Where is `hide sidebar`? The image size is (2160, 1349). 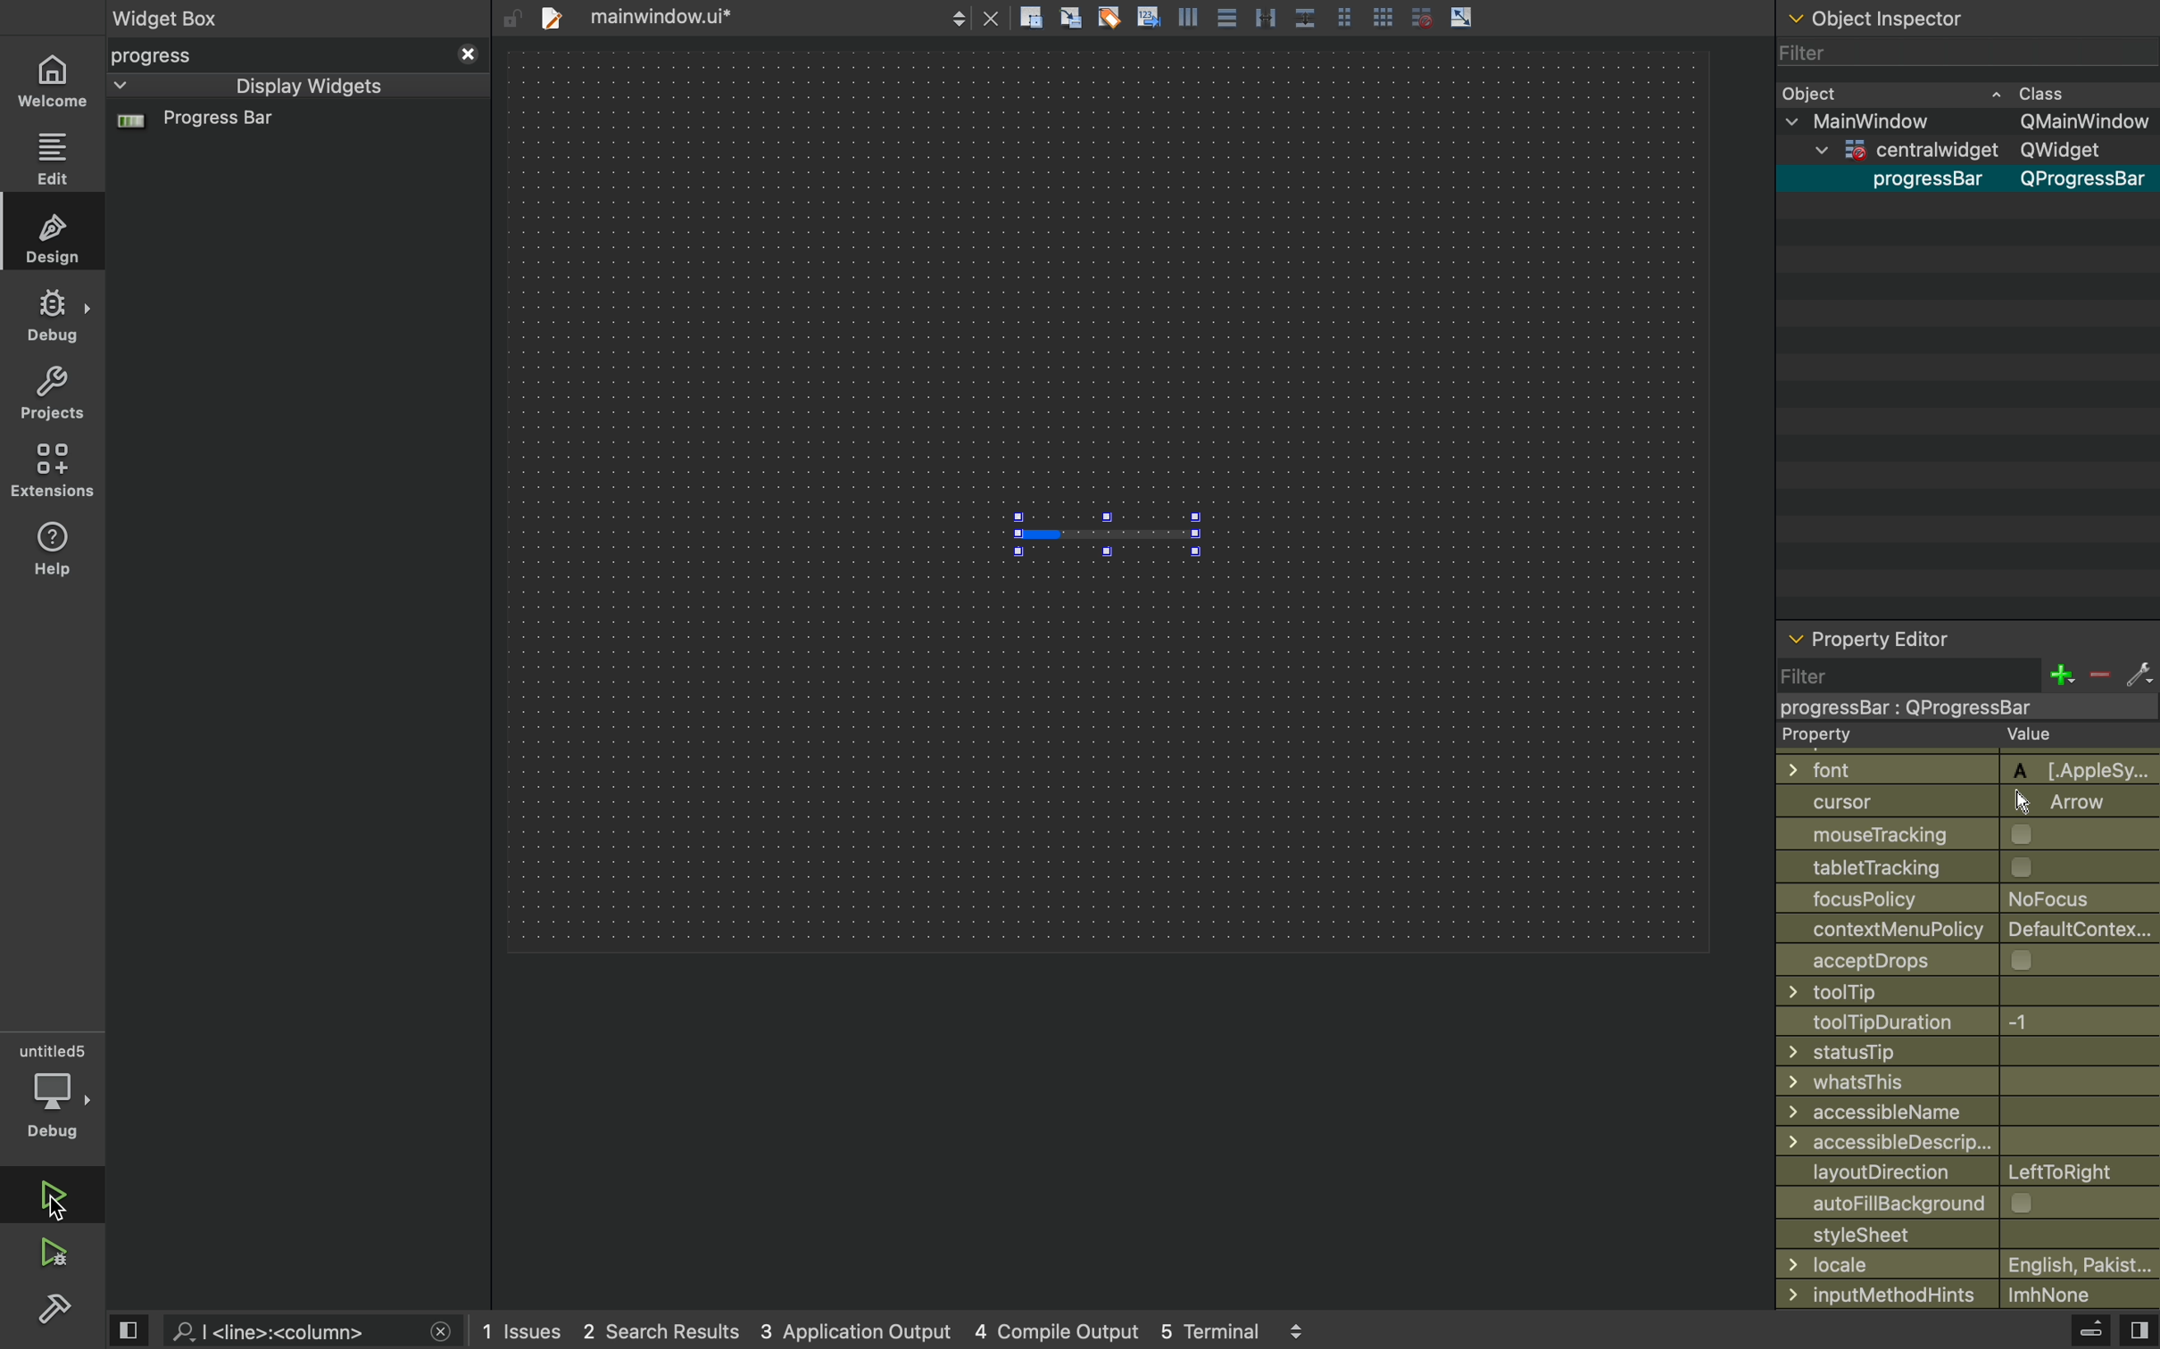 hide sidebar is located at coordinates (2073, 1333).